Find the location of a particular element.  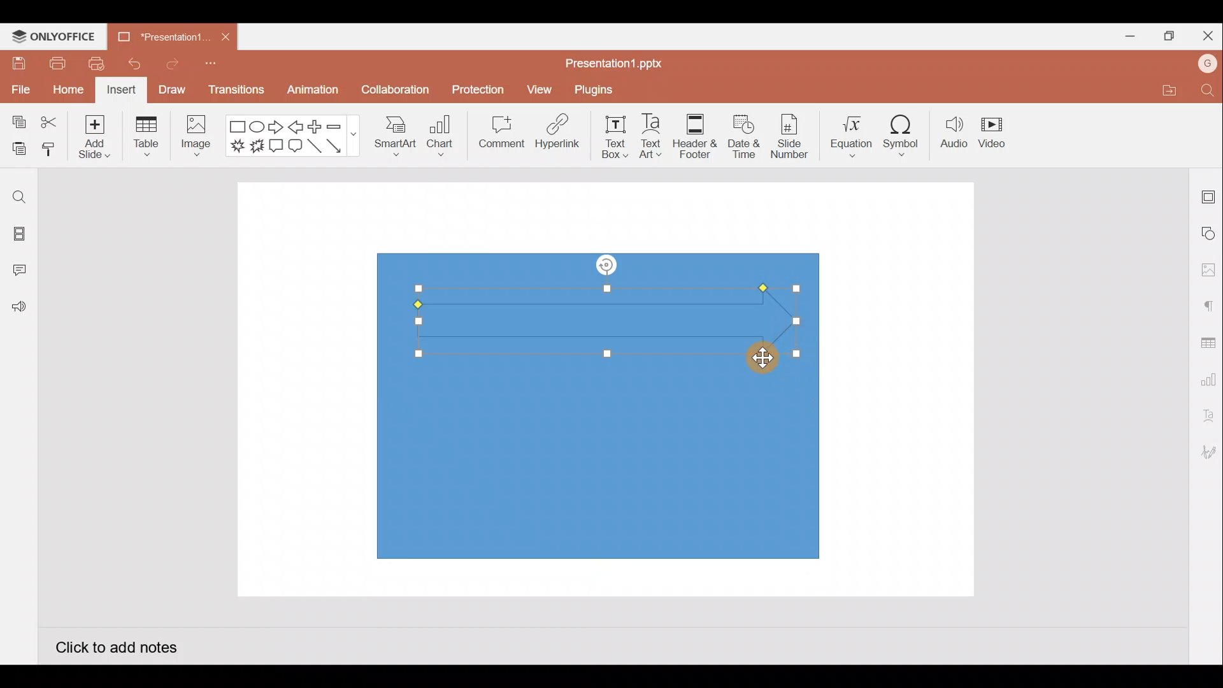

Redo is located at coordinates (168, 63).